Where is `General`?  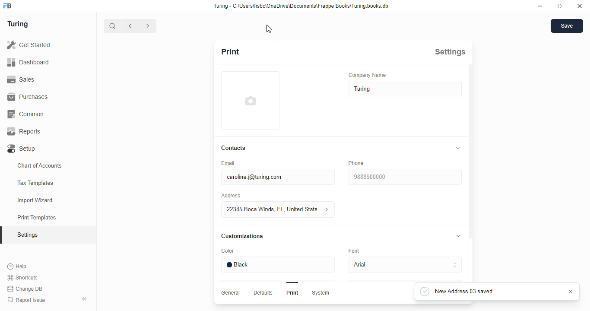 General is located at coordinates (232, 293).